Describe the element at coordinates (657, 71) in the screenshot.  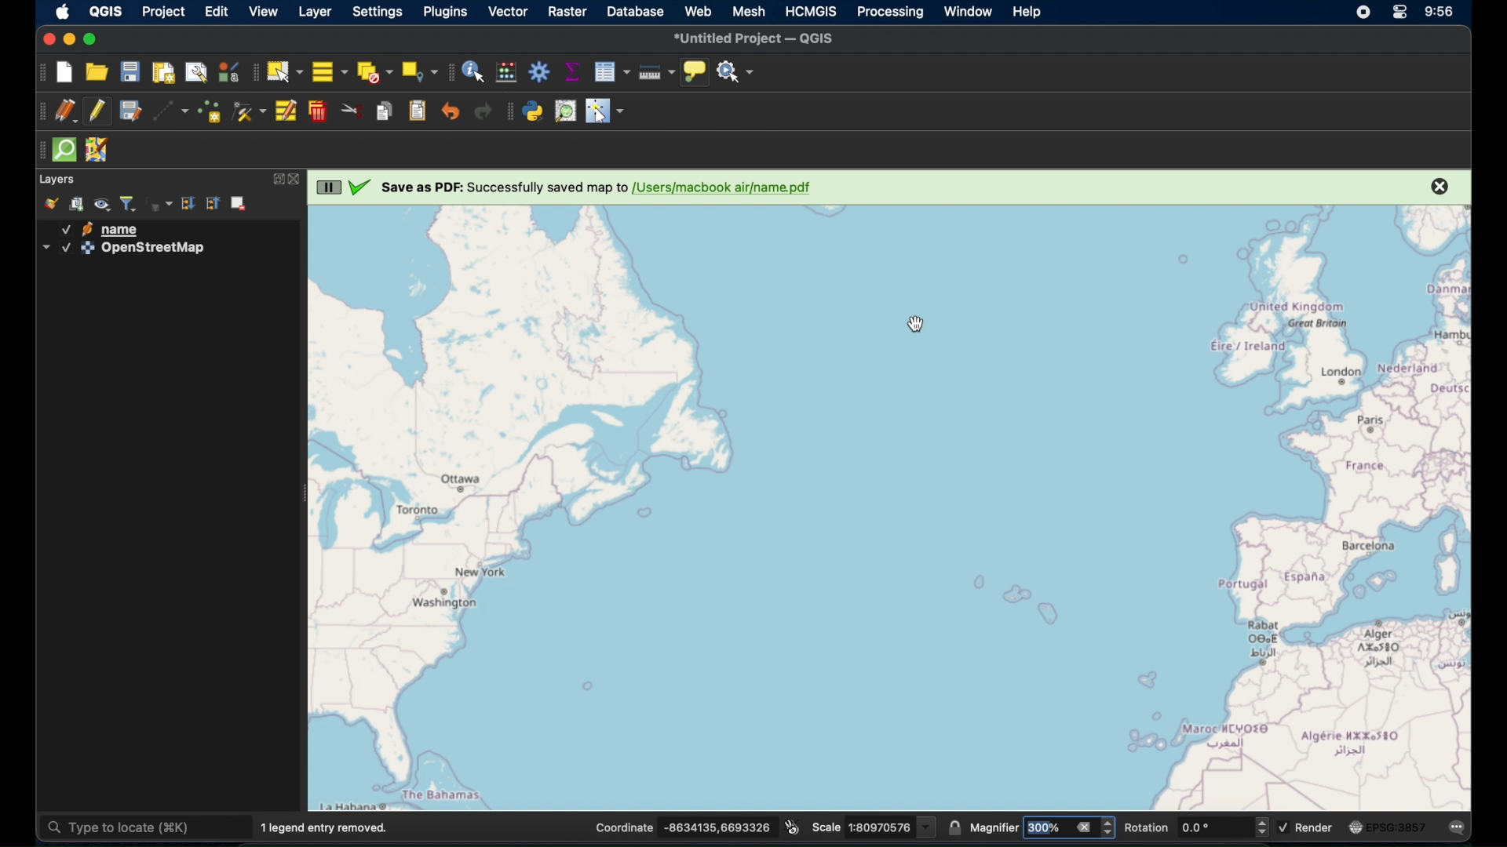
I see `measure line` at that location.